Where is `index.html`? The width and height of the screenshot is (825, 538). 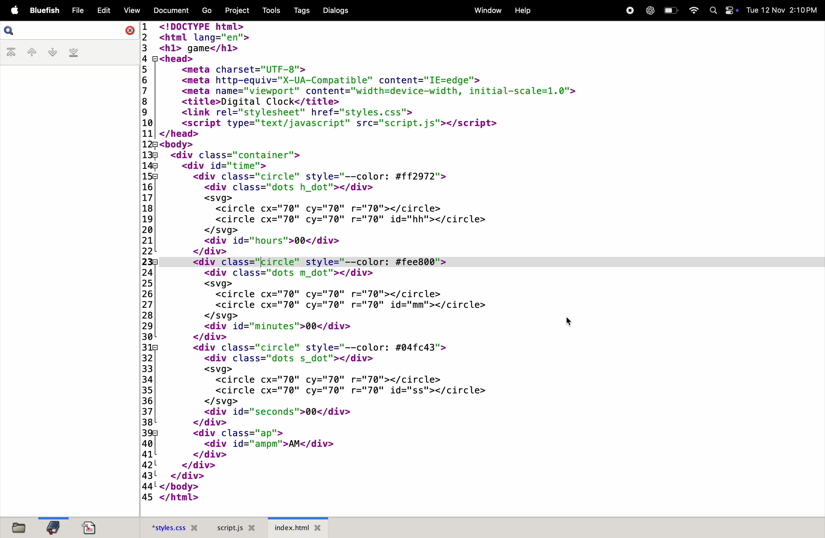 index.html is located at coordinates (298, 527).